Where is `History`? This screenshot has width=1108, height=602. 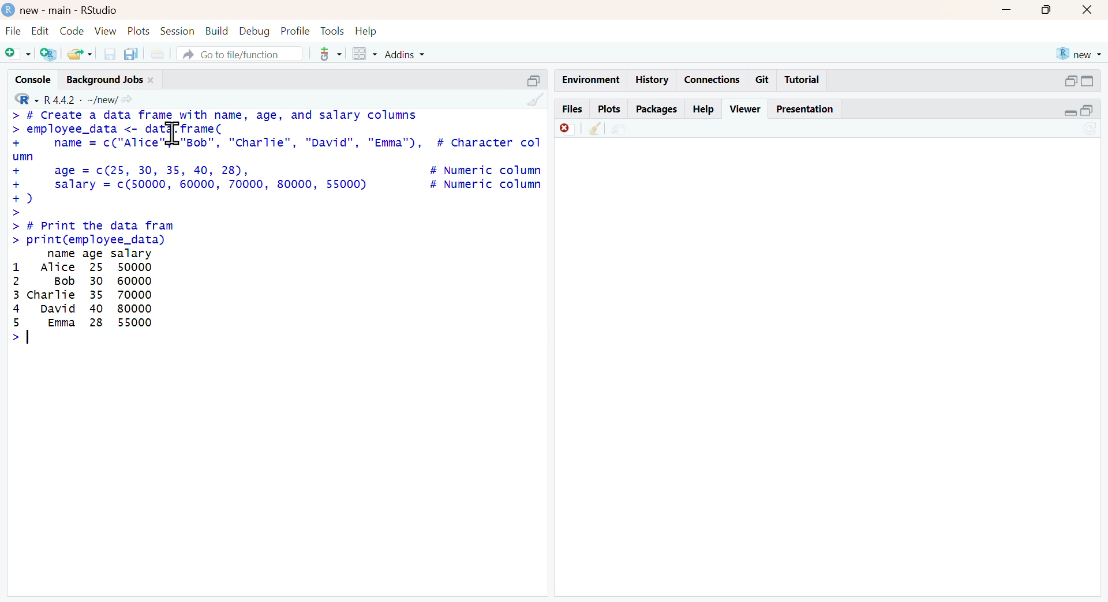
History is located at coordinates (654, 81).